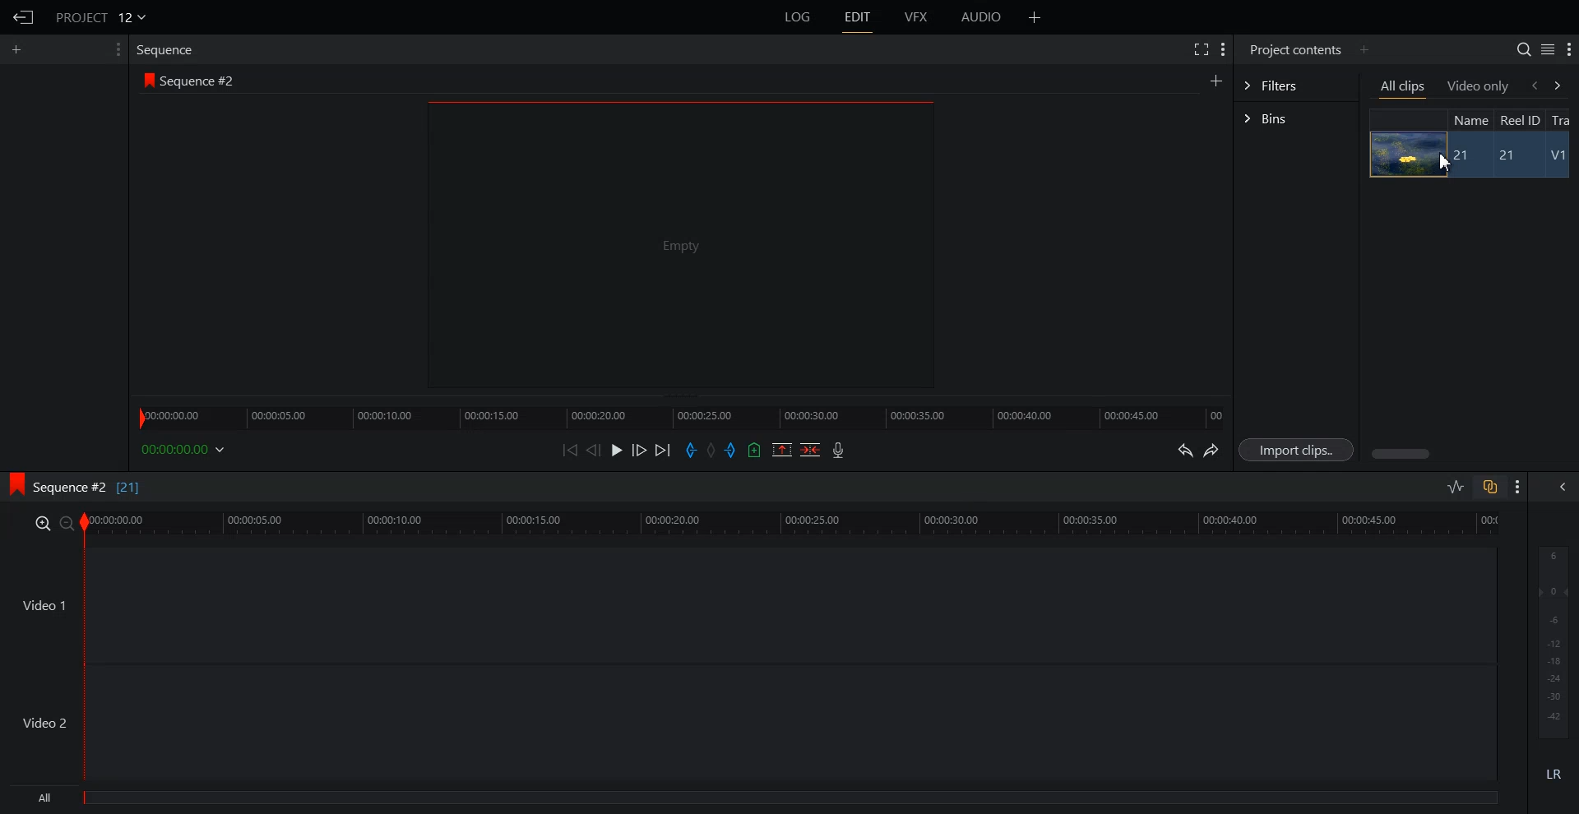  I want to click on AUDIO, so click(983, 17).